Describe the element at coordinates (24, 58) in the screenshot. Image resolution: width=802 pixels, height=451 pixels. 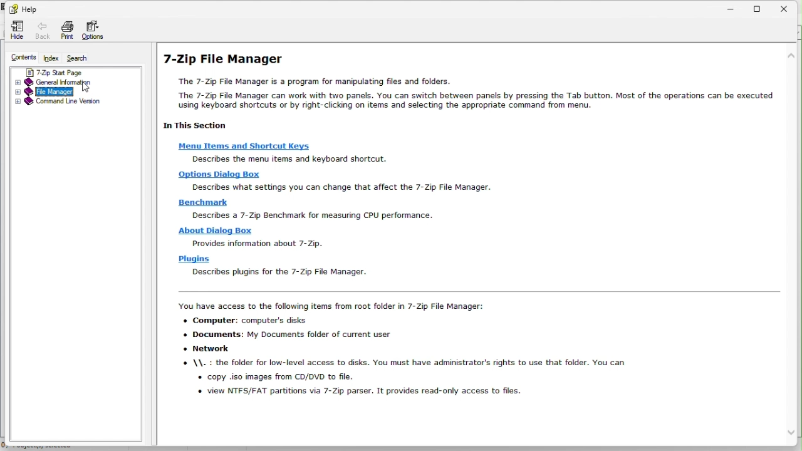
I see `Contents` at that location.